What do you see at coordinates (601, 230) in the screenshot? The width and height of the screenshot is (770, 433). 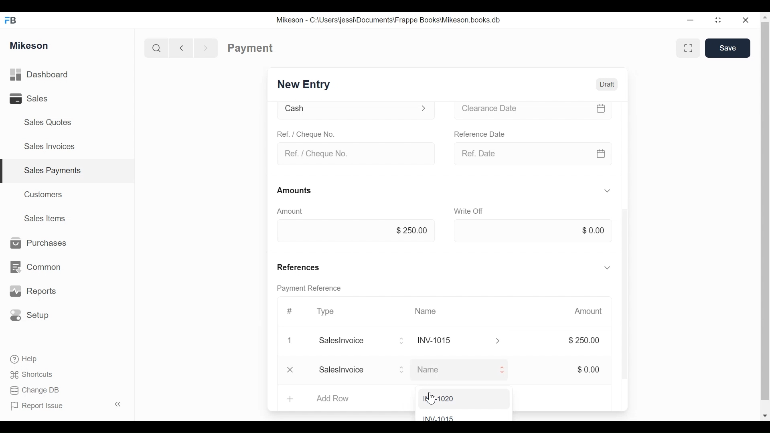 I see `$0.00` at bounding box center [601, 230].